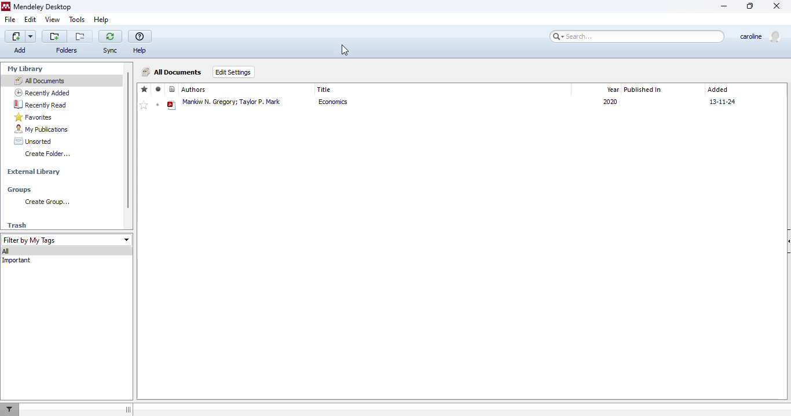  Describe the element at coordinates (10, 251) in the screenshot. I see `all` at that location.